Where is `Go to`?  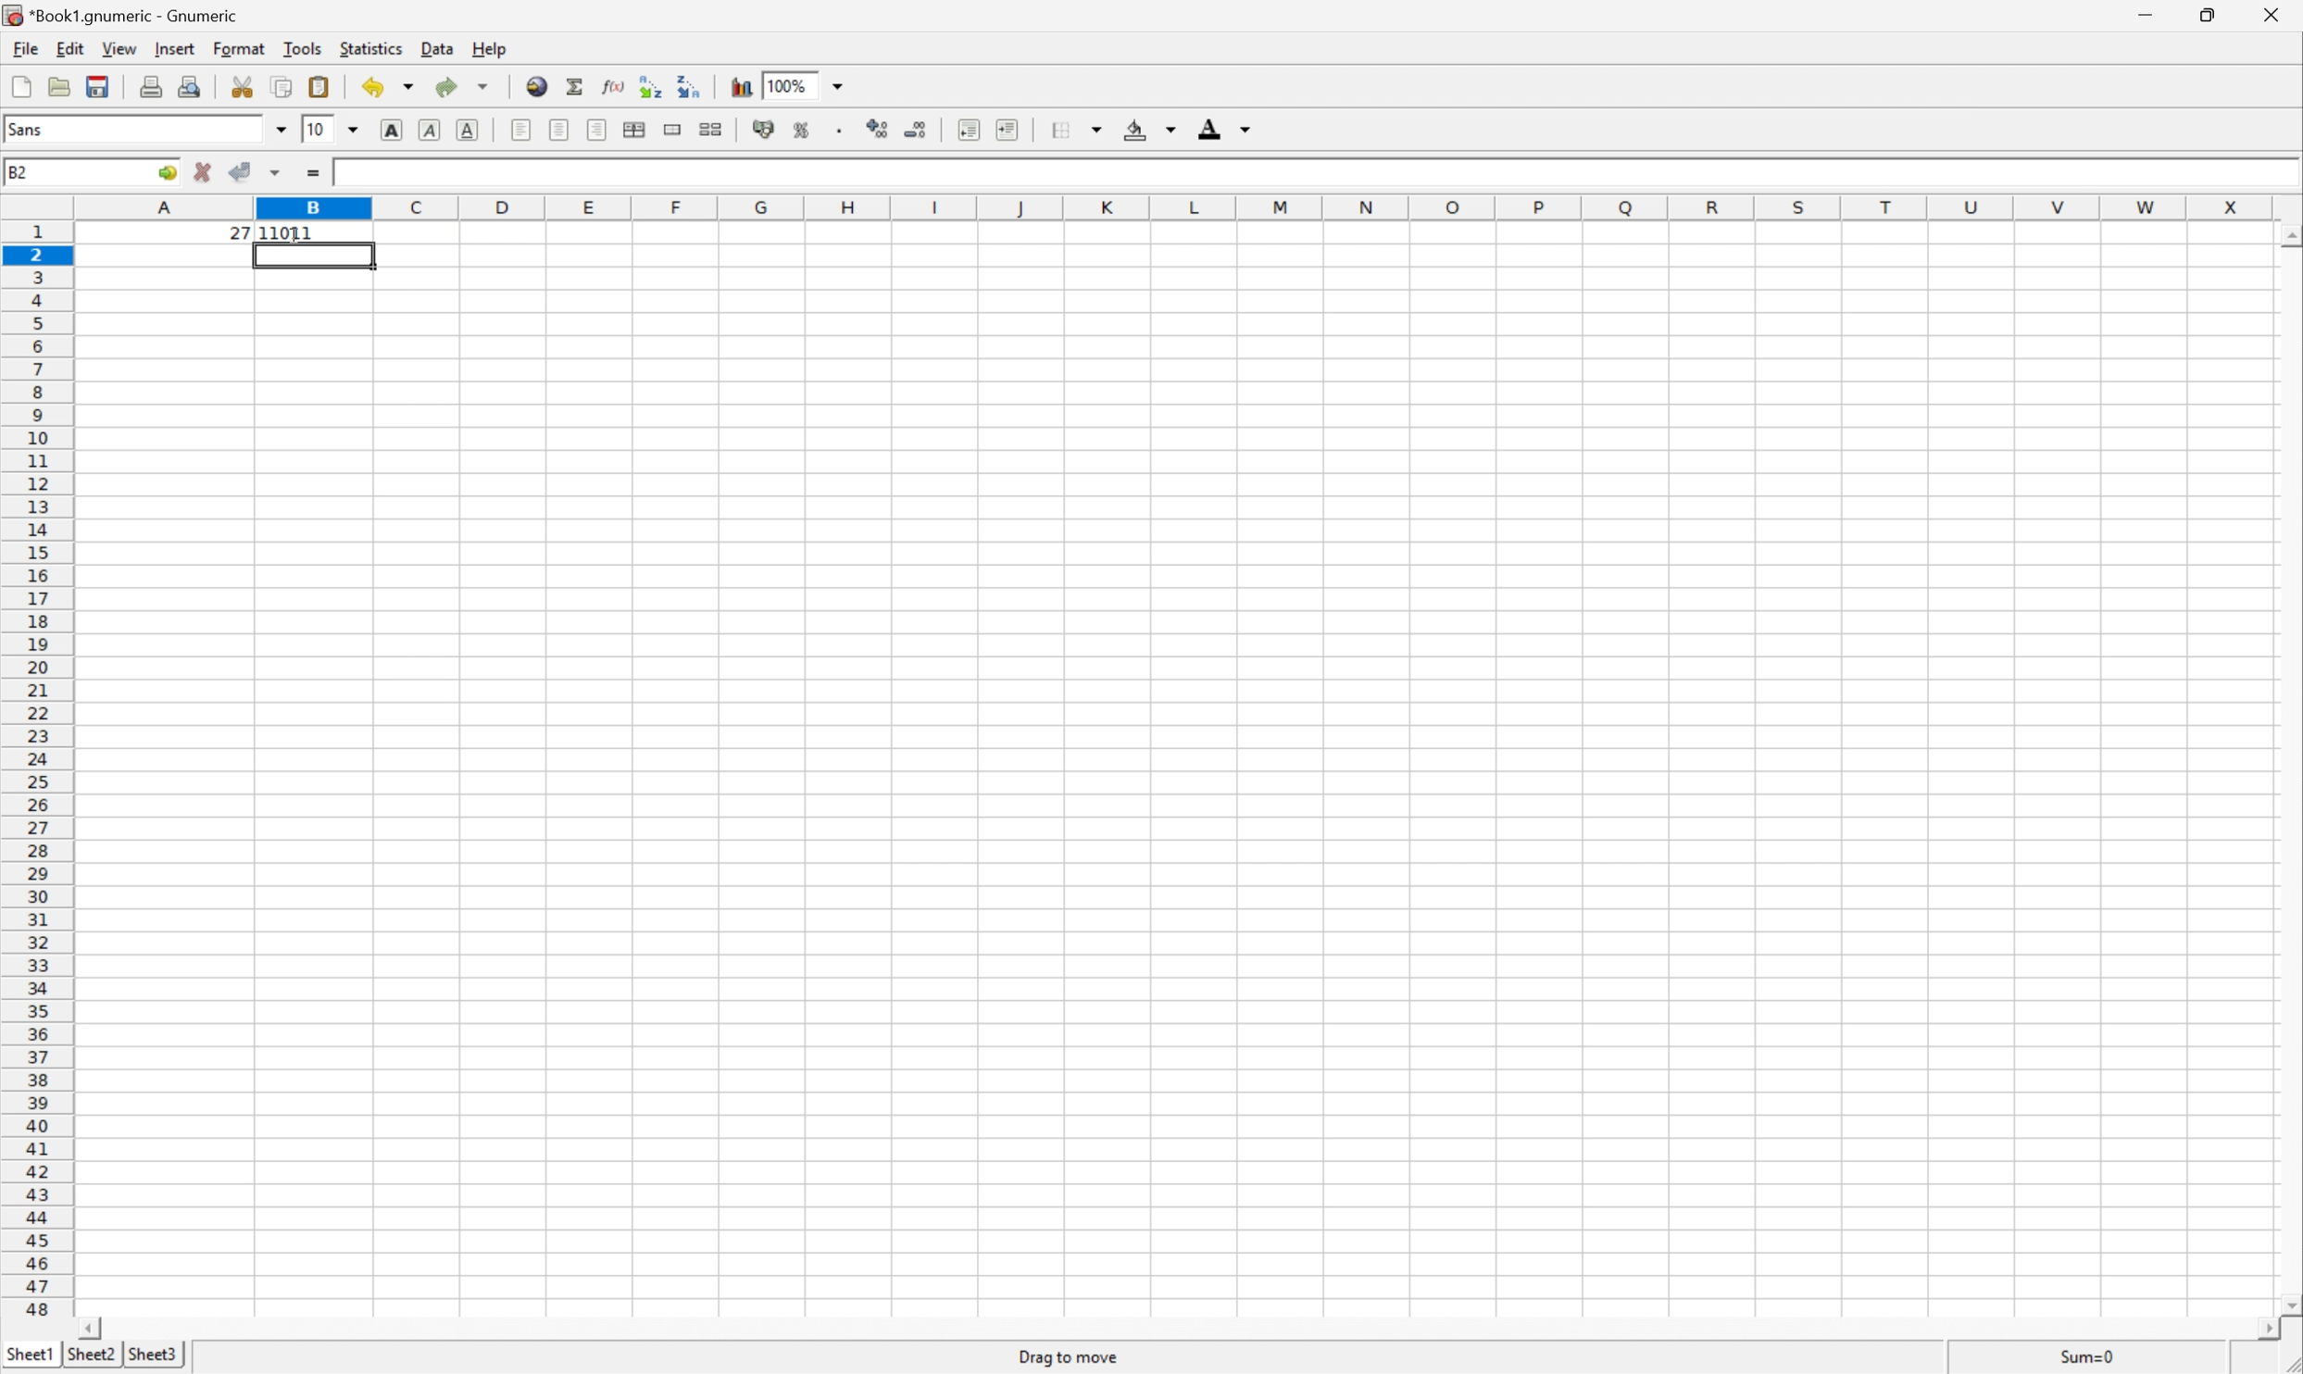
Go to is located at coordinates (163, 172).